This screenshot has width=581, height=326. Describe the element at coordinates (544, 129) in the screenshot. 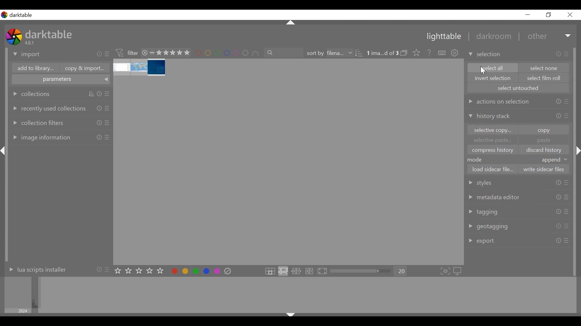

I see `copy` at that location.